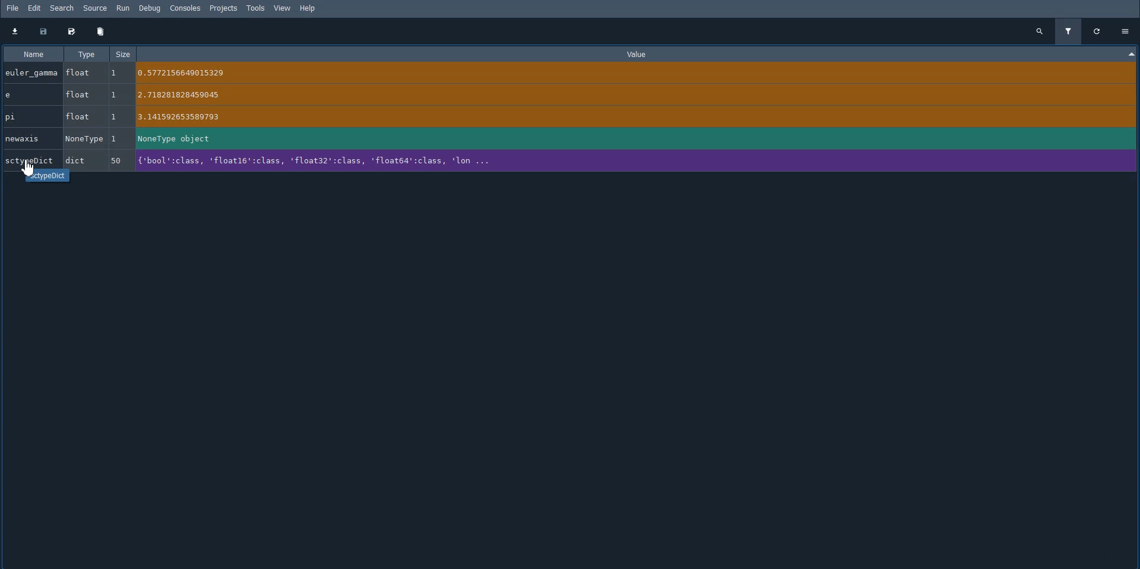 The height and width of the screenshot is (569, 1140). Describe the element at coordinates (202, 138) in the screenshot. I see `newaxis` at that location.